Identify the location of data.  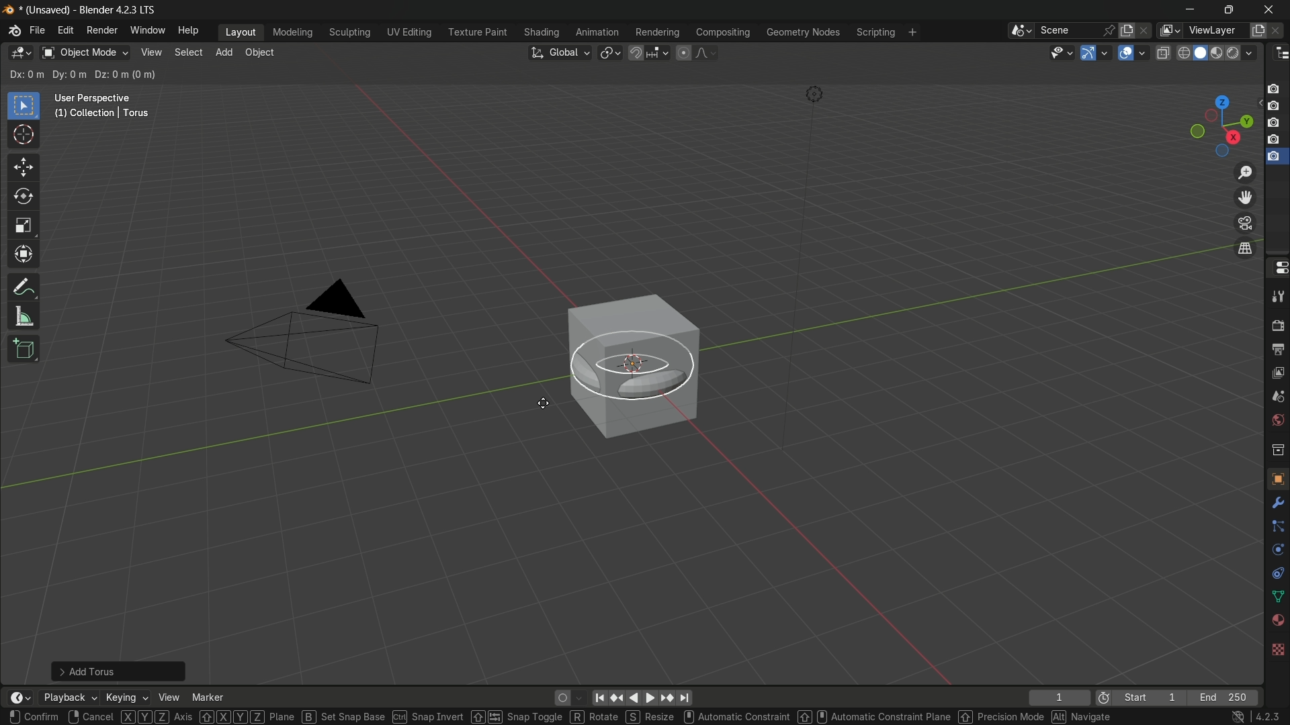
(1275, 597).